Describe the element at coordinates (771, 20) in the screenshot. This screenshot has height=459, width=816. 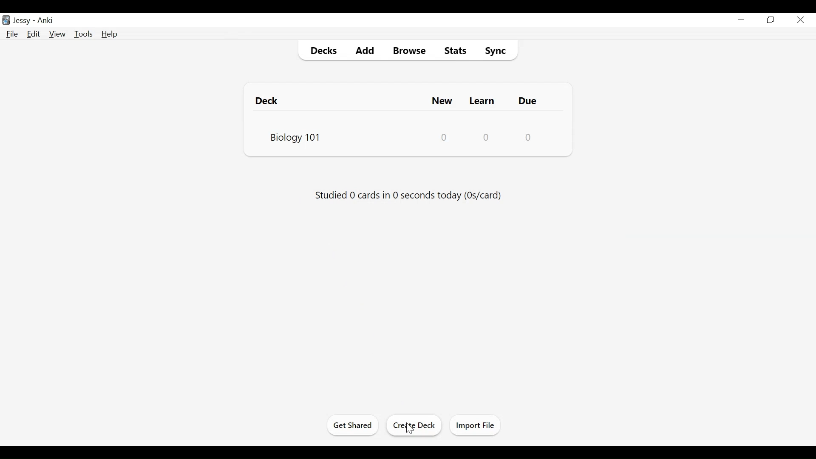
I see `Restore` at that location.